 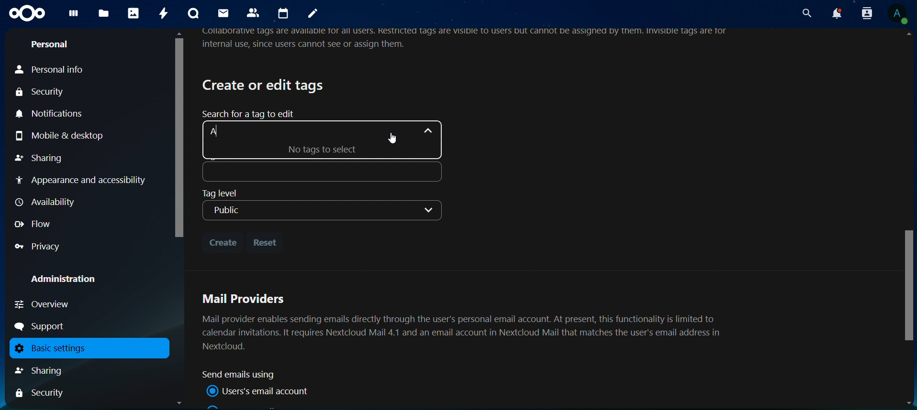 What do you see at coordinates (223, 240) in the screenshot?
I see `create` at bounding box center [223, 240].